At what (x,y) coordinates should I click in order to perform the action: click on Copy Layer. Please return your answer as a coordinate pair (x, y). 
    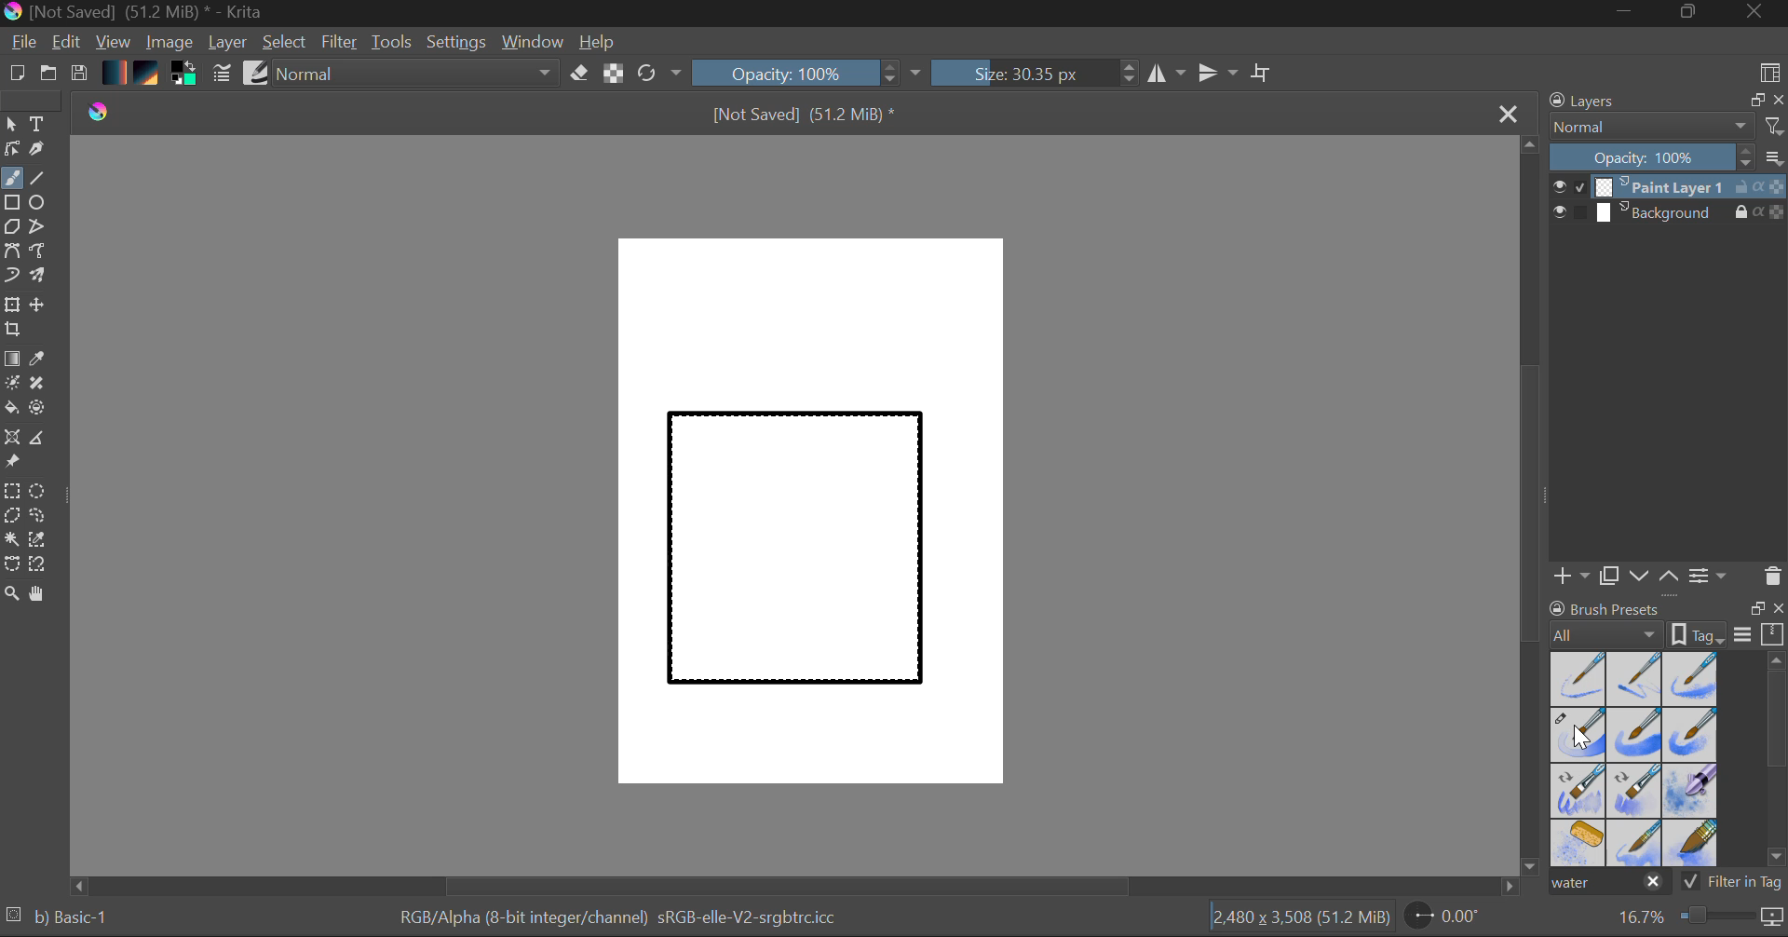
    Looking at the image, I should click on (1610, 577).